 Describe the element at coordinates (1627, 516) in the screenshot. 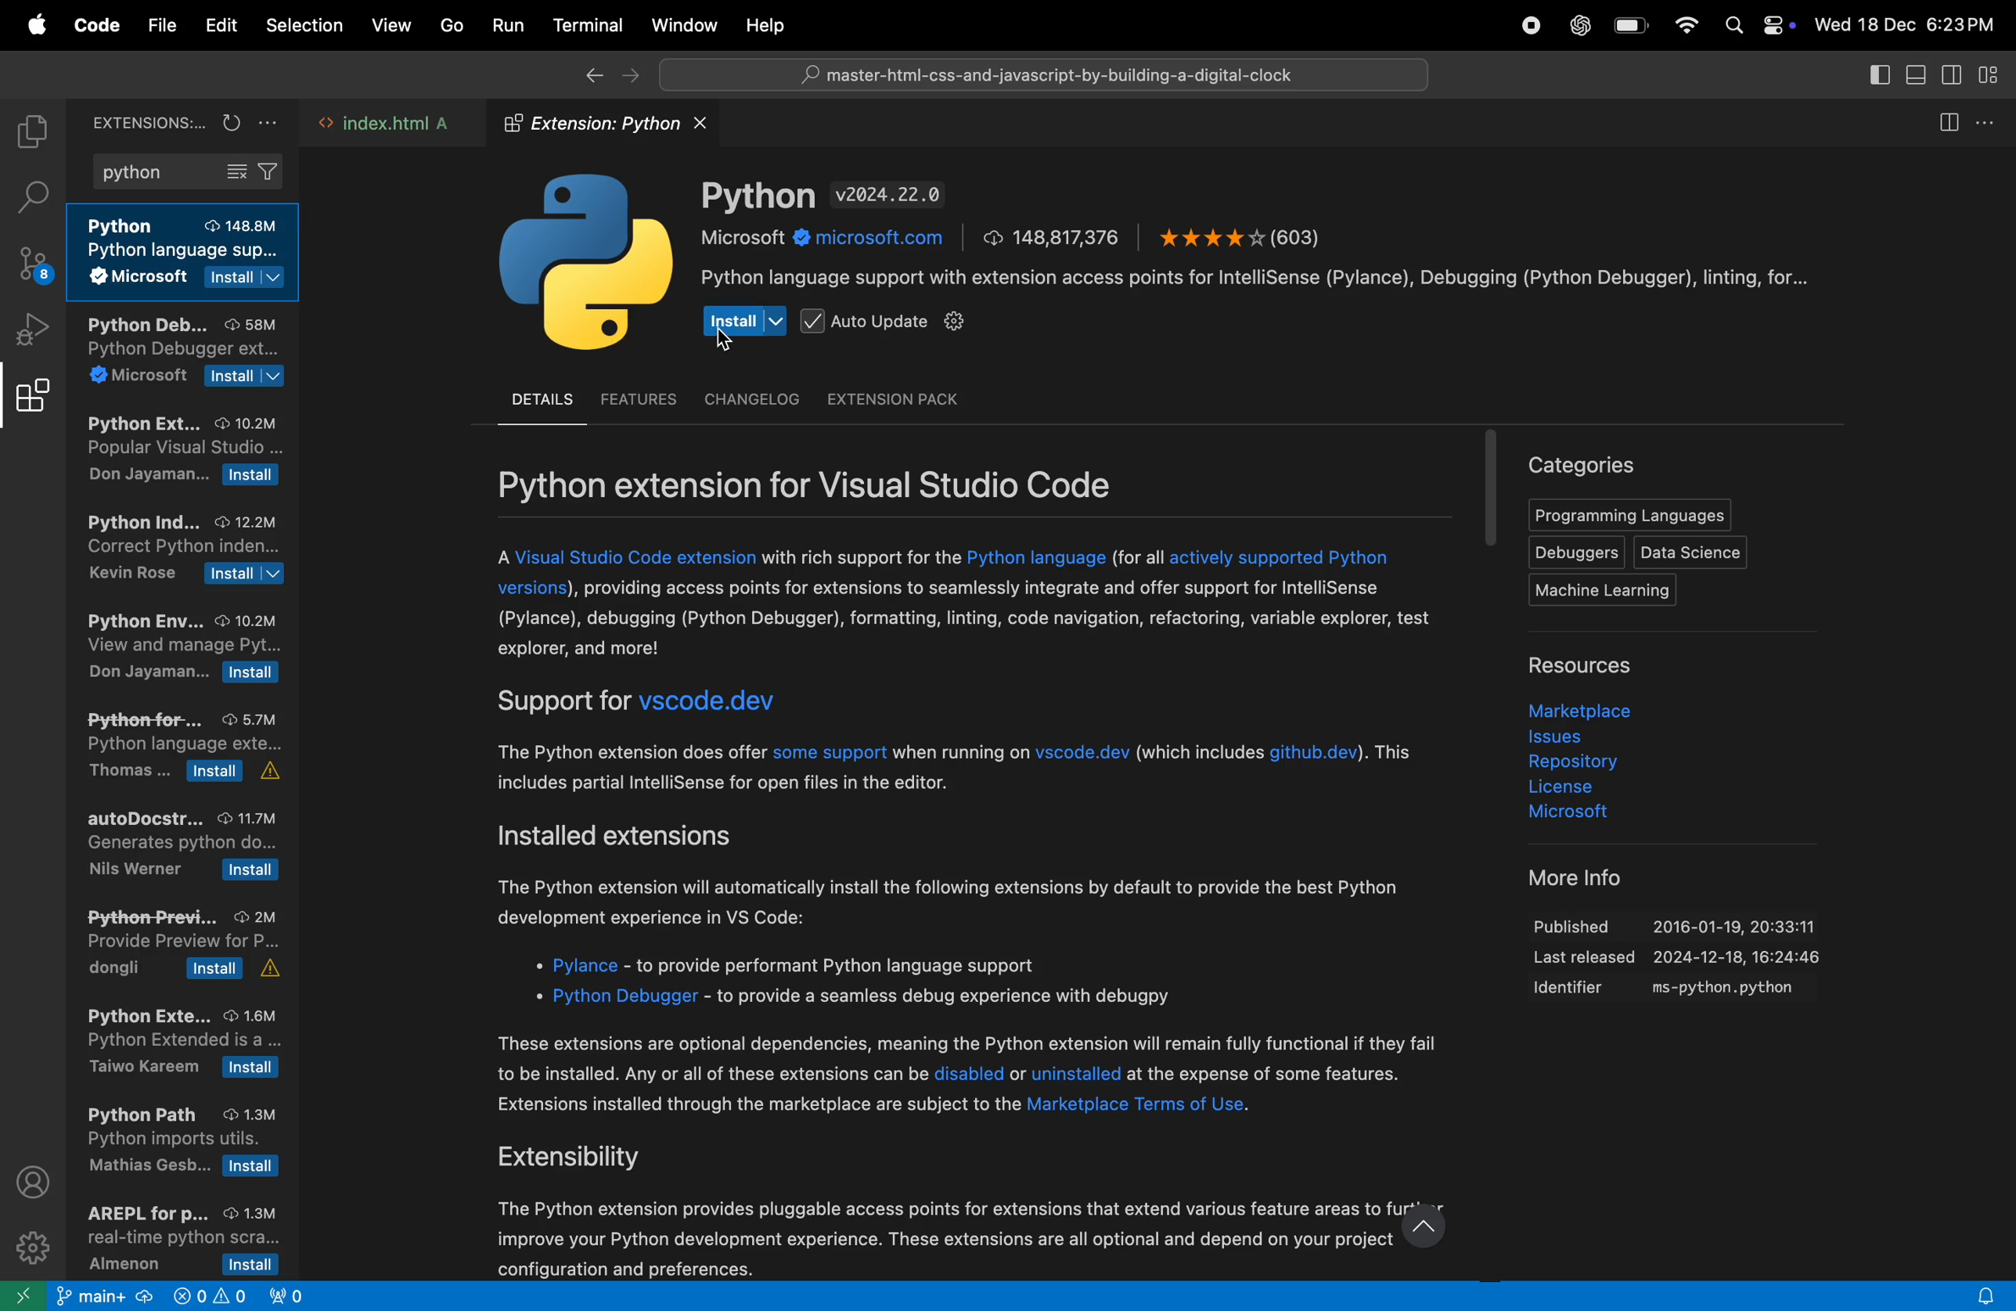

I see `programming languages` at that location.